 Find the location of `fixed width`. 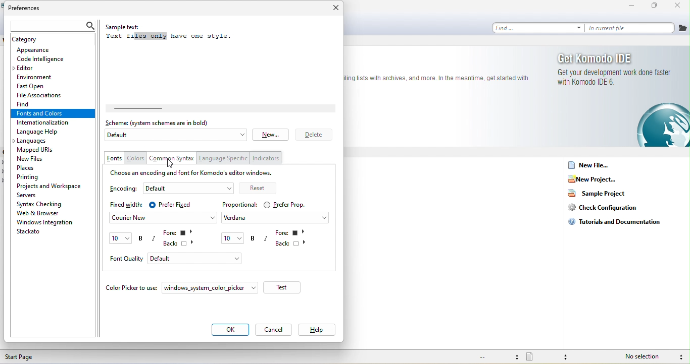

fixed width is located at coordinates (127, 204).